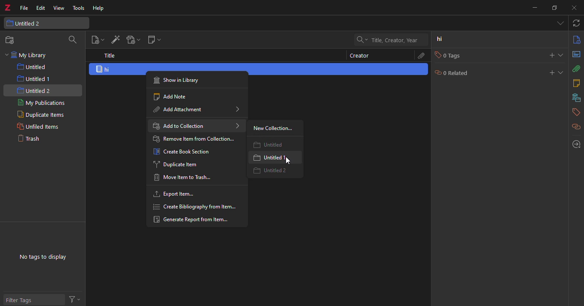 Image resolution: width=584 pixels, height=306 pixels. Describe the element at coordinates (181, 179) in the screenshot. I see `move item to trash` at that location.